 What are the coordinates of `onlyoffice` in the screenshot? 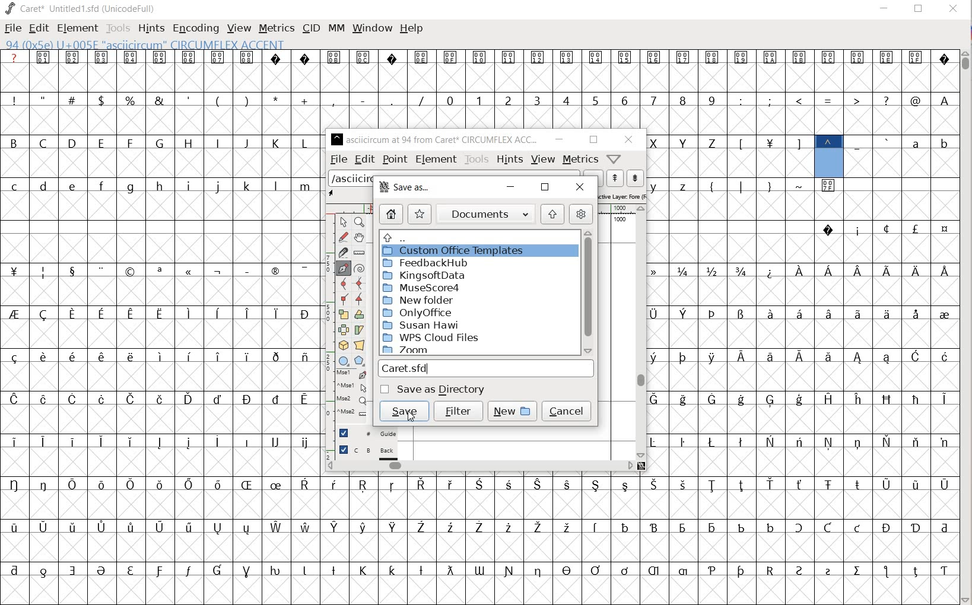 It's located at (420, 313).